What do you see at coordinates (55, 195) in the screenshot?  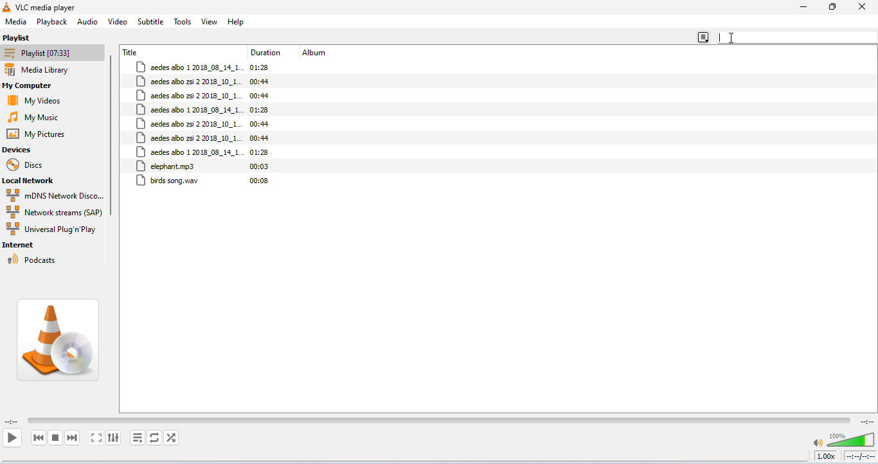 I see `mDNS network discovery` at bounding box center [55, 195].